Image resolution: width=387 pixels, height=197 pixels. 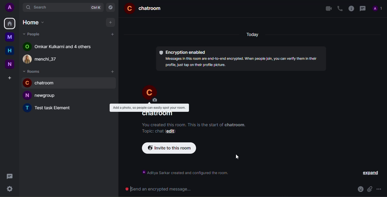 I want to click on add a photo so people can easily spot your room, so click(x=150, y=107).